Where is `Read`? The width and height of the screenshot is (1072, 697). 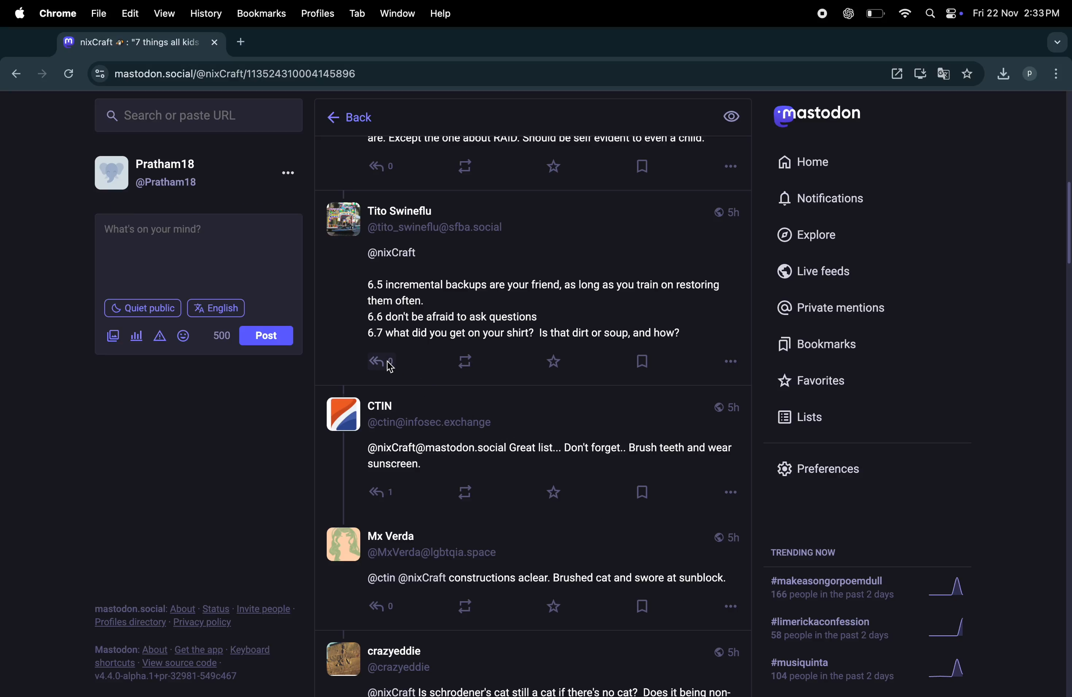 Read is located at coordinates (385, 169).